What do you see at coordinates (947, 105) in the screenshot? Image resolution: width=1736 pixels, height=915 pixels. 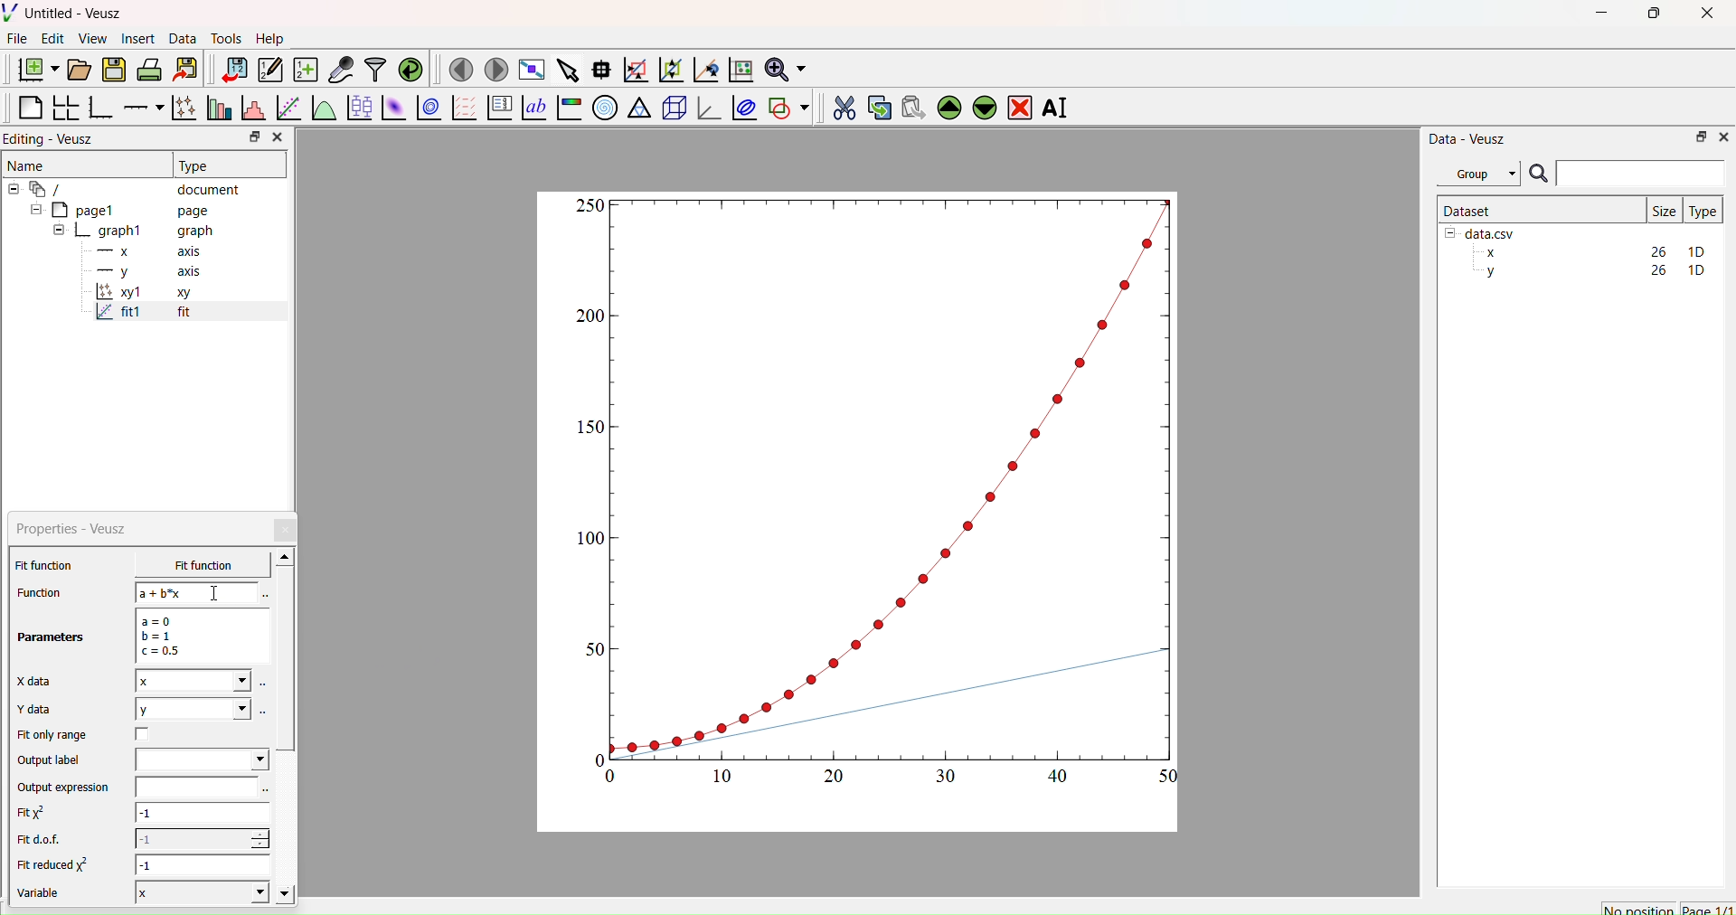 I see `Up` at bounding box center [947, 105].